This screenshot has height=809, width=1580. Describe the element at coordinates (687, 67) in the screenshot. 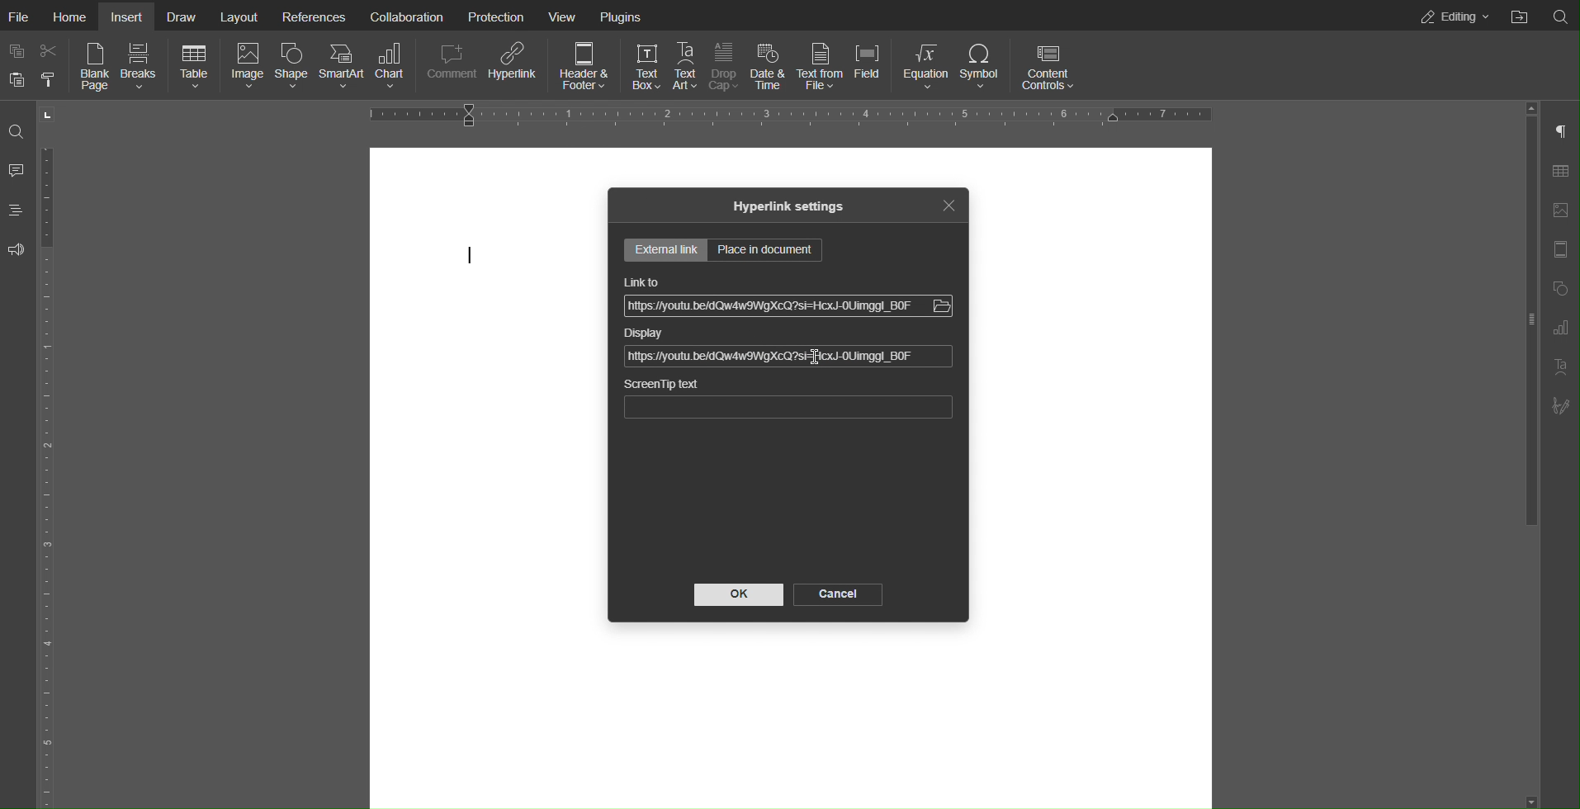

I see `Text Art` at that location.